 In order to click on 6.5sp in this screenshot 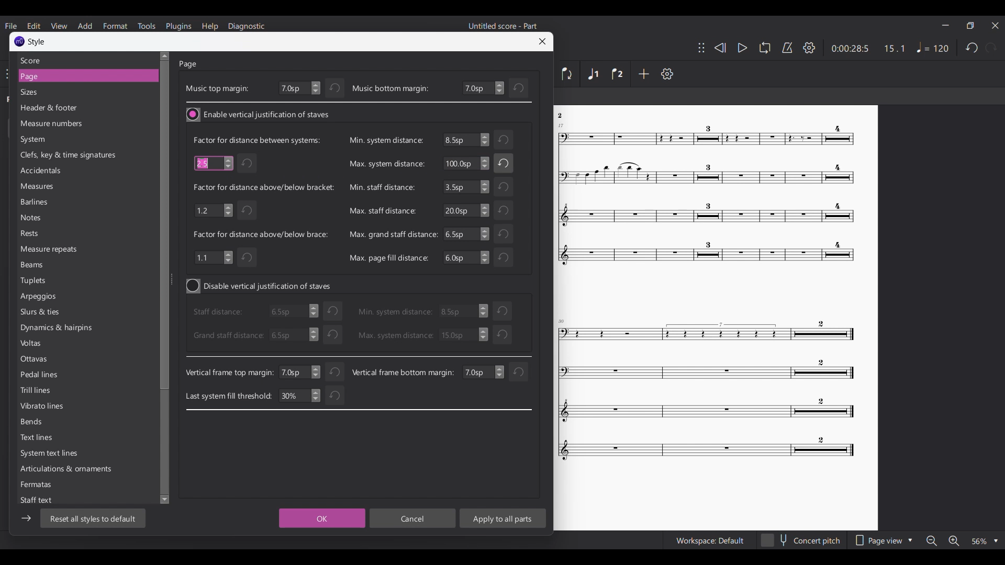, I will do `click(291, 313)`.